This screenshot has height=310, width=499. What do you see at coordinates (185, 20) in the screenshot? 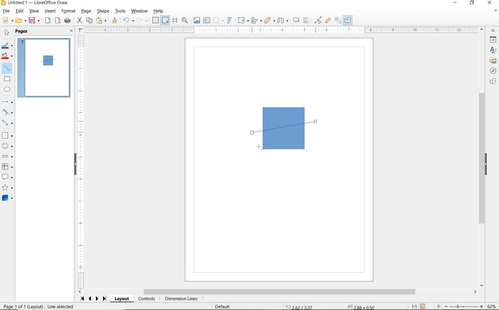
I see `ZOOM & PAN` at bounding box center [185, 20].